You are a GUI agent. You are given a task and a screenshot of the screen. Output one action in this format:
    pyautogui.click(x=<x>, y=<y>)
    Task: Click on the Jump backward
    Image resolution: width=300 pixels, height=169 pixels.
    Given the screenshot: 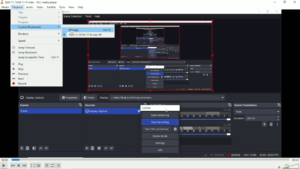 What is the action you would take?
    pyautogui.click(x=24, y=53)
    